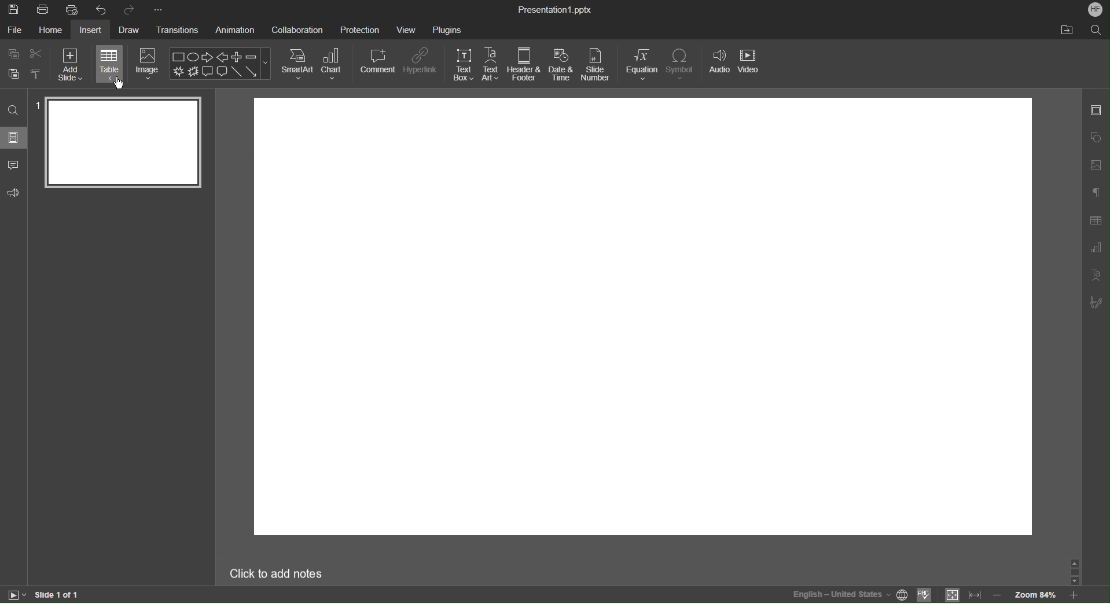  Describe the element at coordinates (1096, 301) in the screenshot. I see `Signature` at that location.